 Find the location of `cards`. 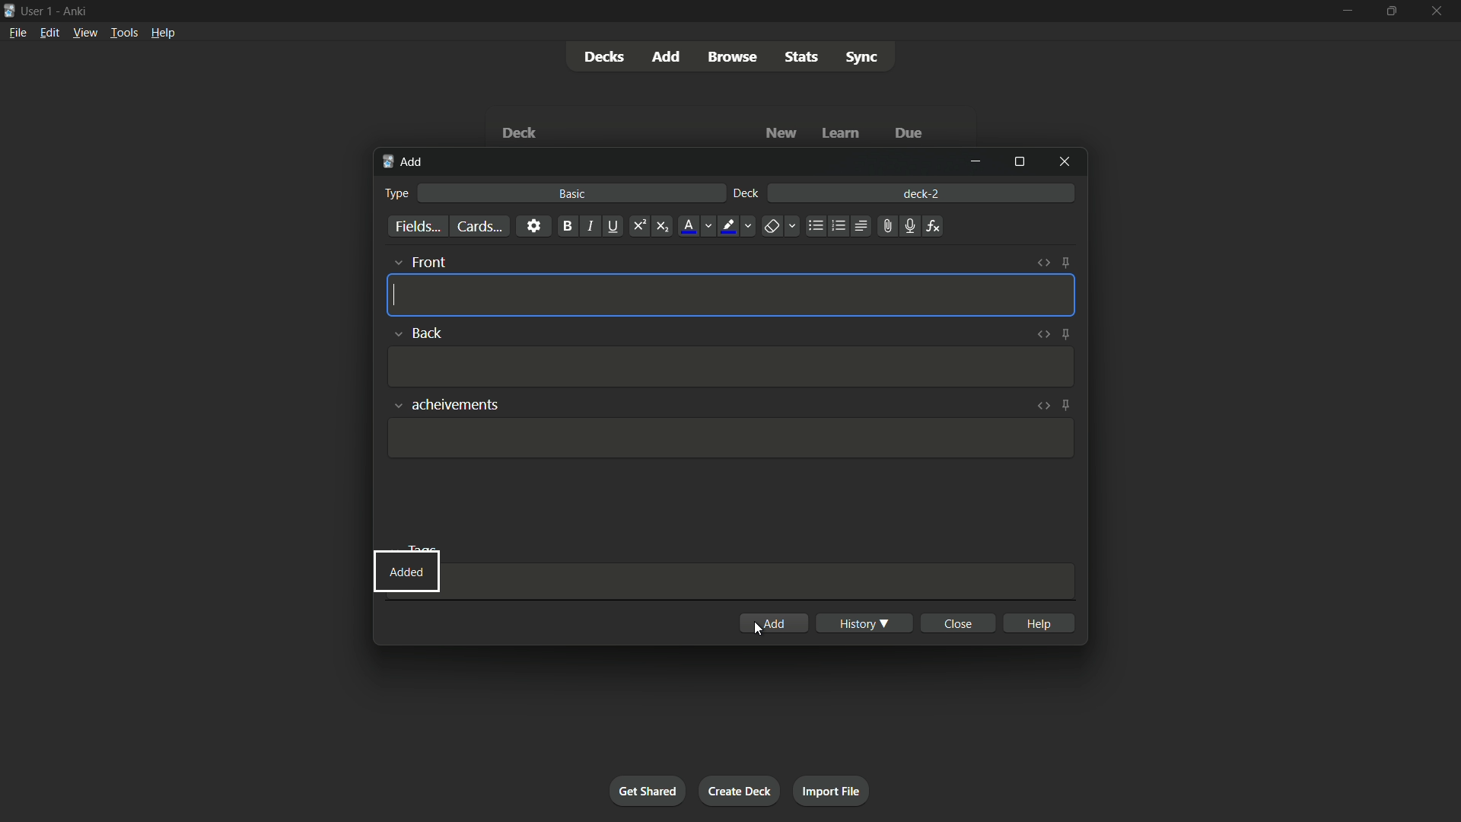

cards is located at coordinates (481, 226).